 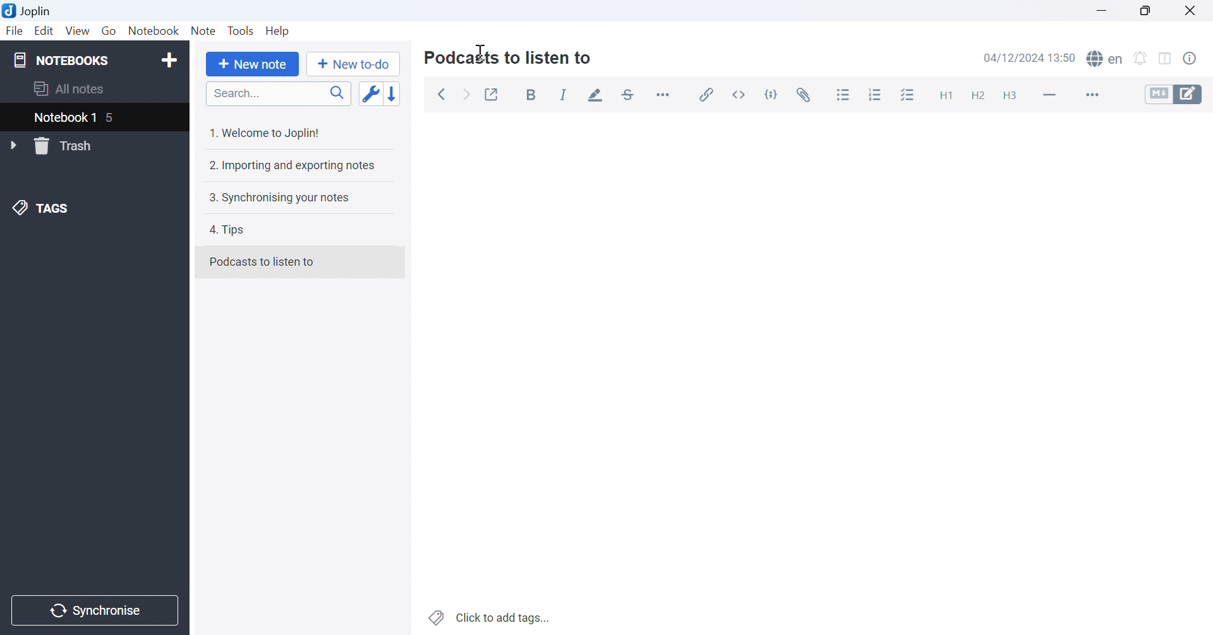 I want to click on Insert / edit code, so click(x=707, y=92).